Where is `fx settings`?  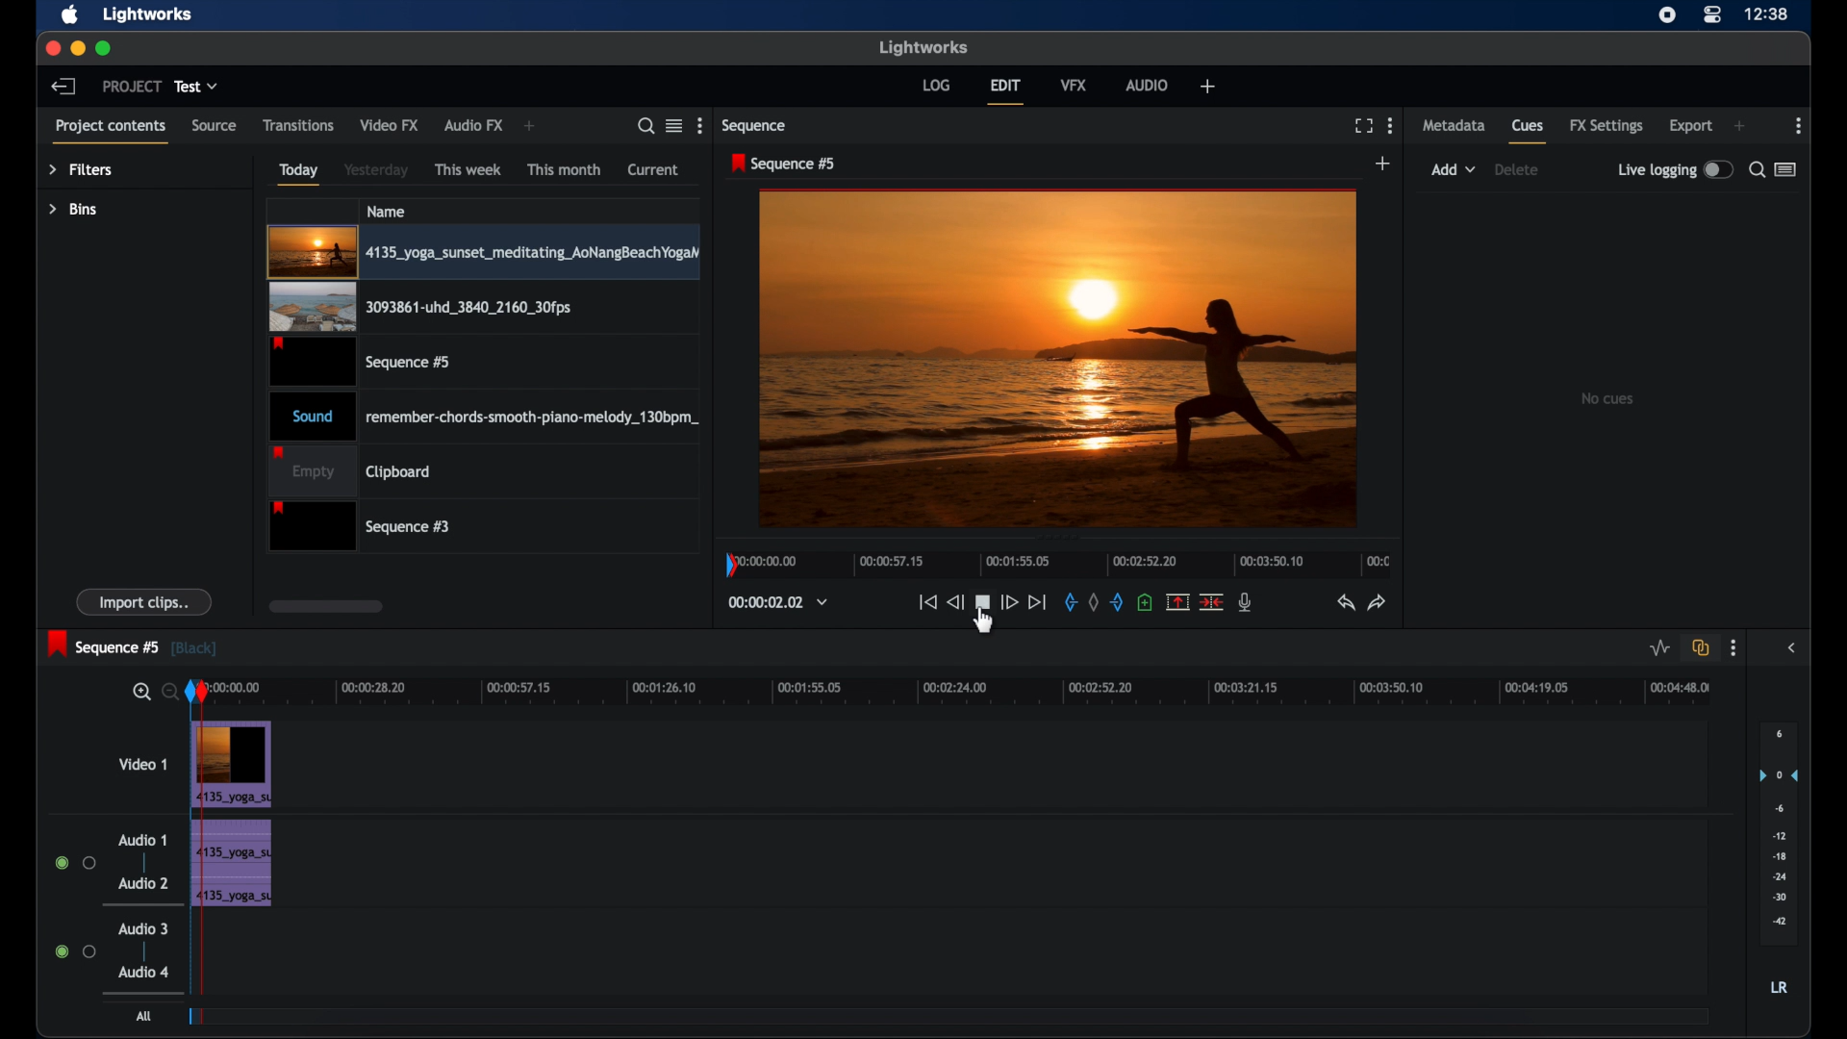 fx settings is located at coordinates (1607, 126).